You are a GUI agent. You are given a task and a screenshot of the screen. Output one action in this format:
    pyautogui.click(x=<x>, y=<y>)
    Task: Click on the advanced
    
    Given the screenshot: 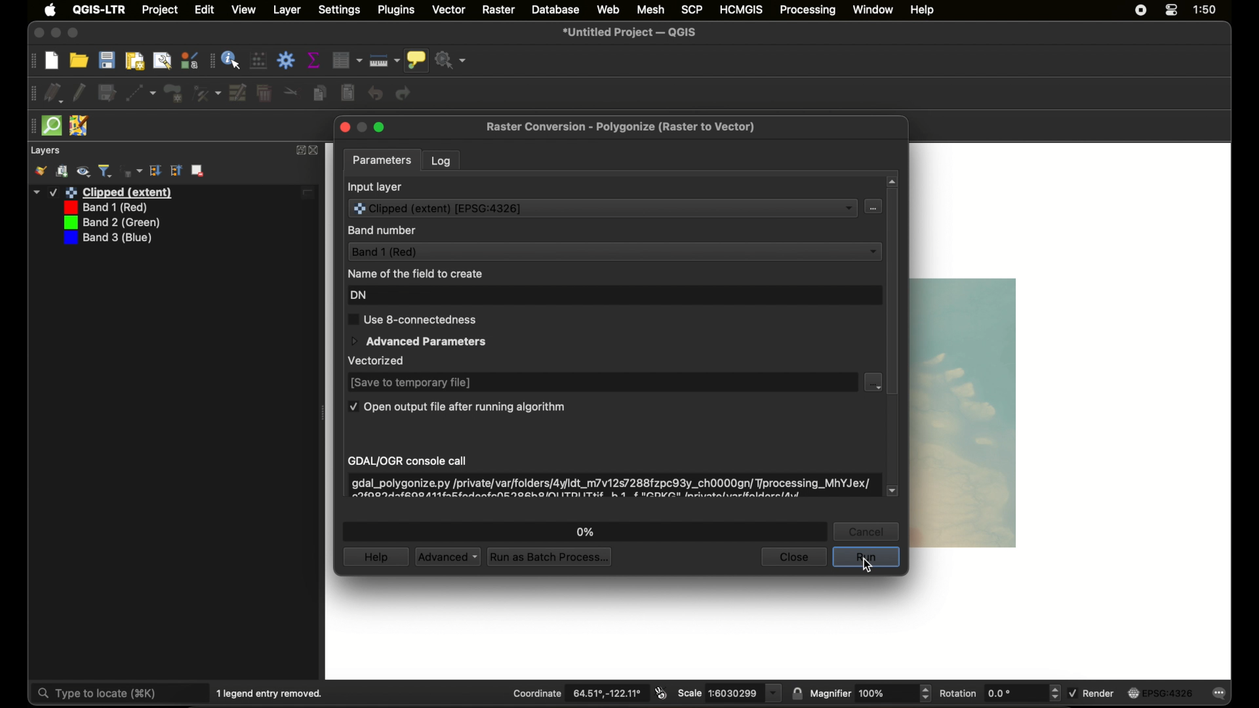 What is the action you would take?
    pyautogui.click(x=447, y=557)
    